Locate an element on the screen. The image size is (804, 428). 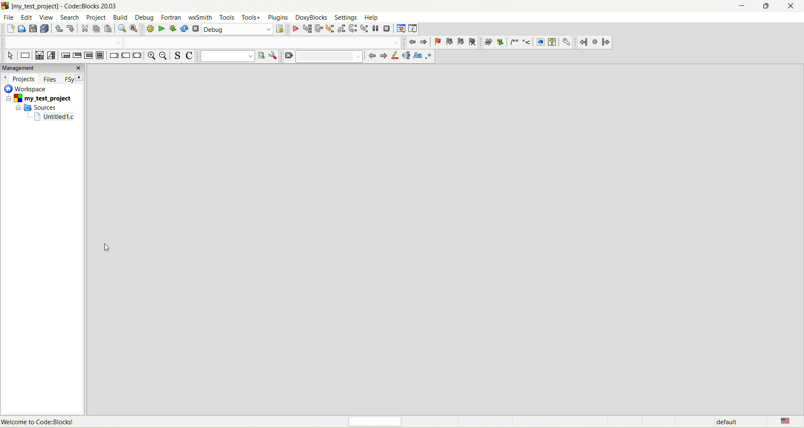
step into instruction is located at coordinates (365, 29).